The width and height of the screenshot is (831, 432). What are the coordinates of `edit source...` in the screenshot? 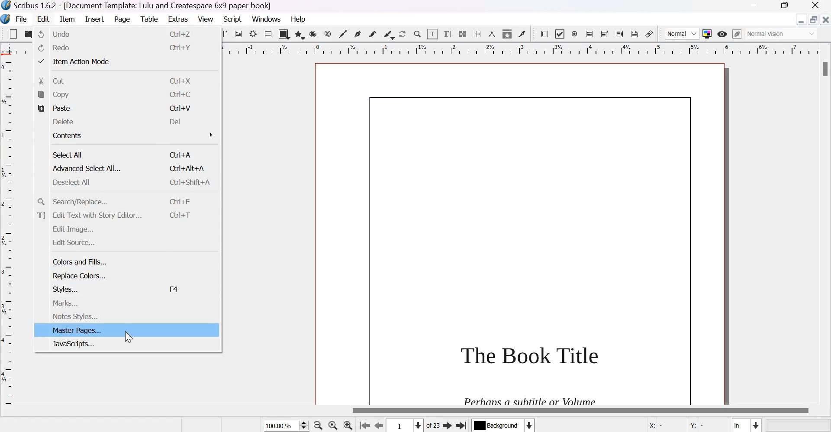 It's located at (76, 243).